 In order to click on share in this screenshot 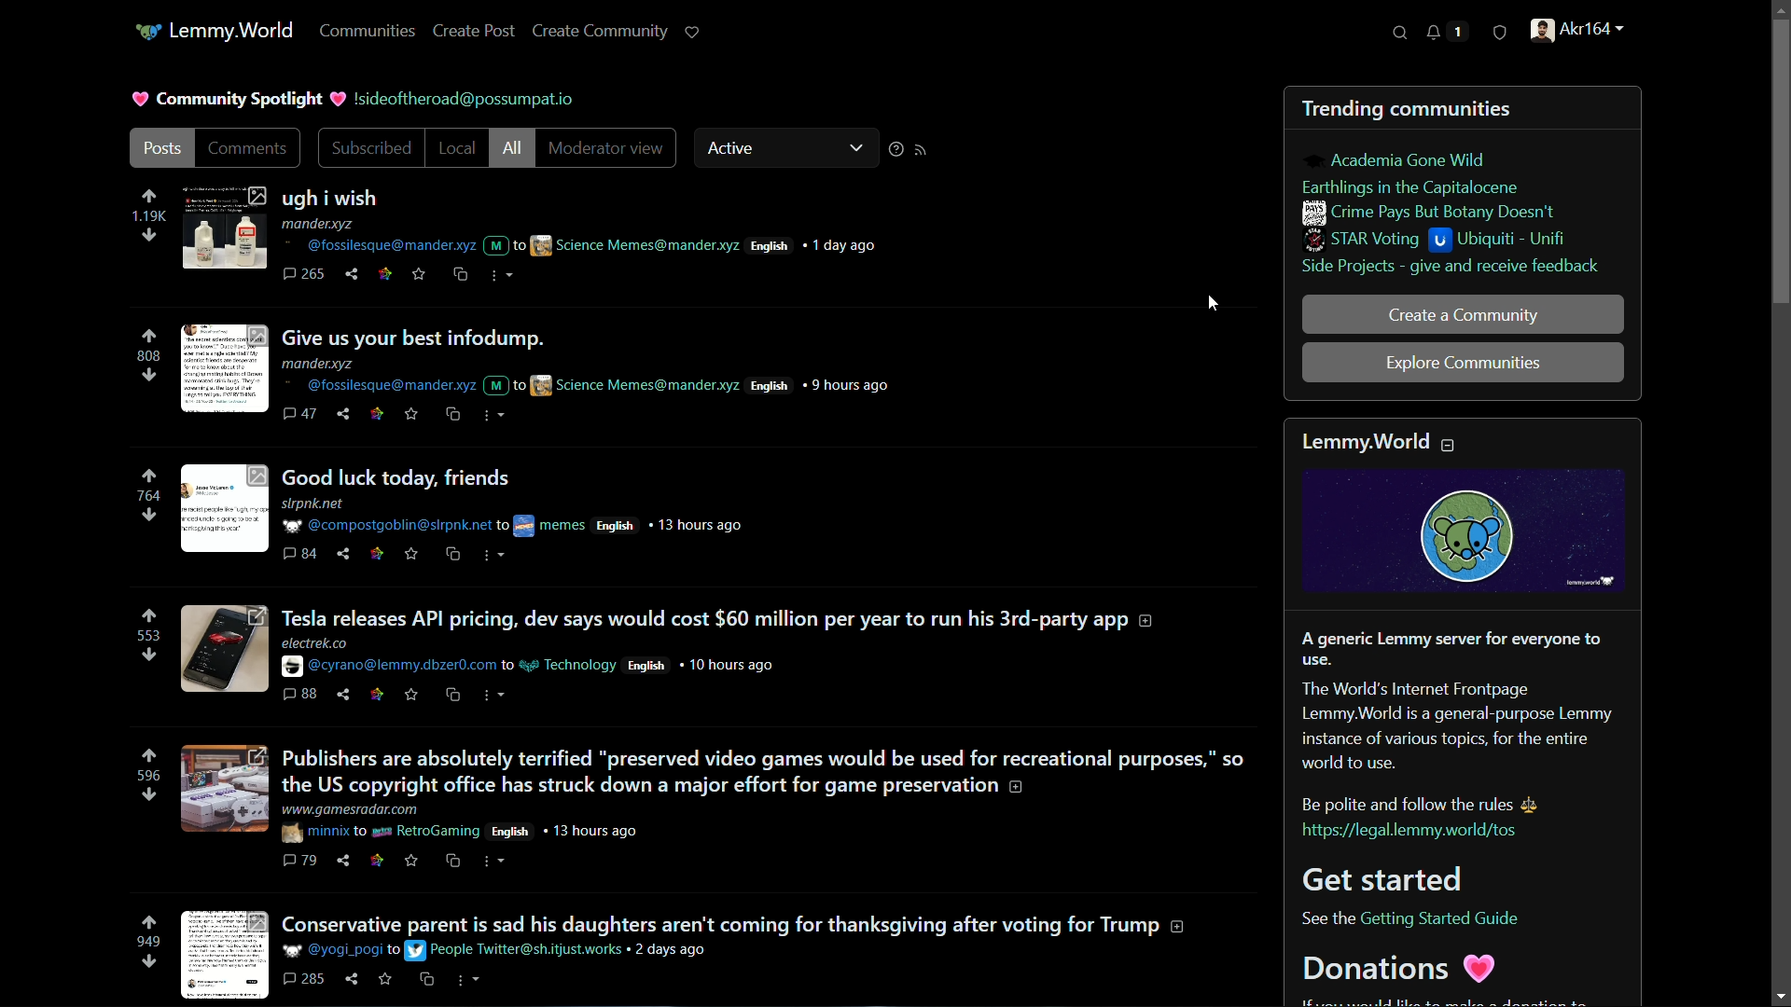, I will do `click(346, 695)`.